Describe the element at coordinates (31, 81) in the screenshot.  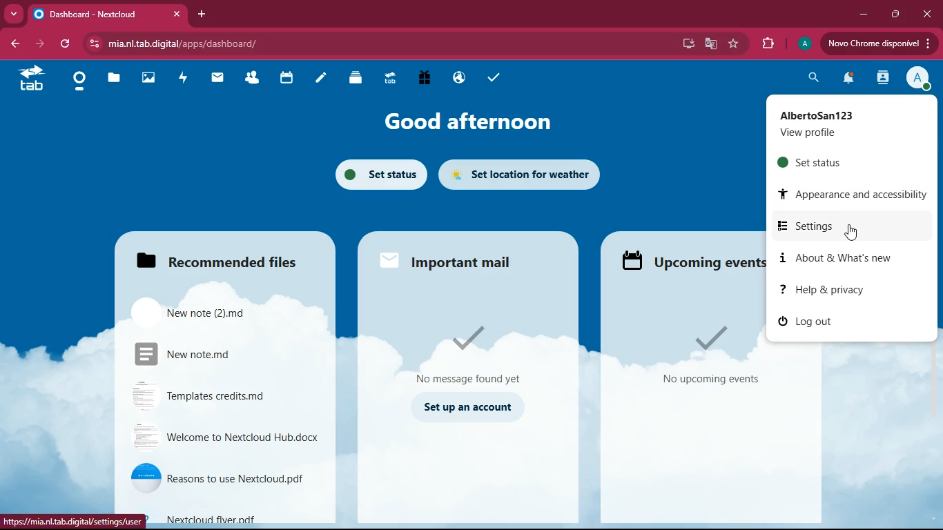
I see `tab` at that location.